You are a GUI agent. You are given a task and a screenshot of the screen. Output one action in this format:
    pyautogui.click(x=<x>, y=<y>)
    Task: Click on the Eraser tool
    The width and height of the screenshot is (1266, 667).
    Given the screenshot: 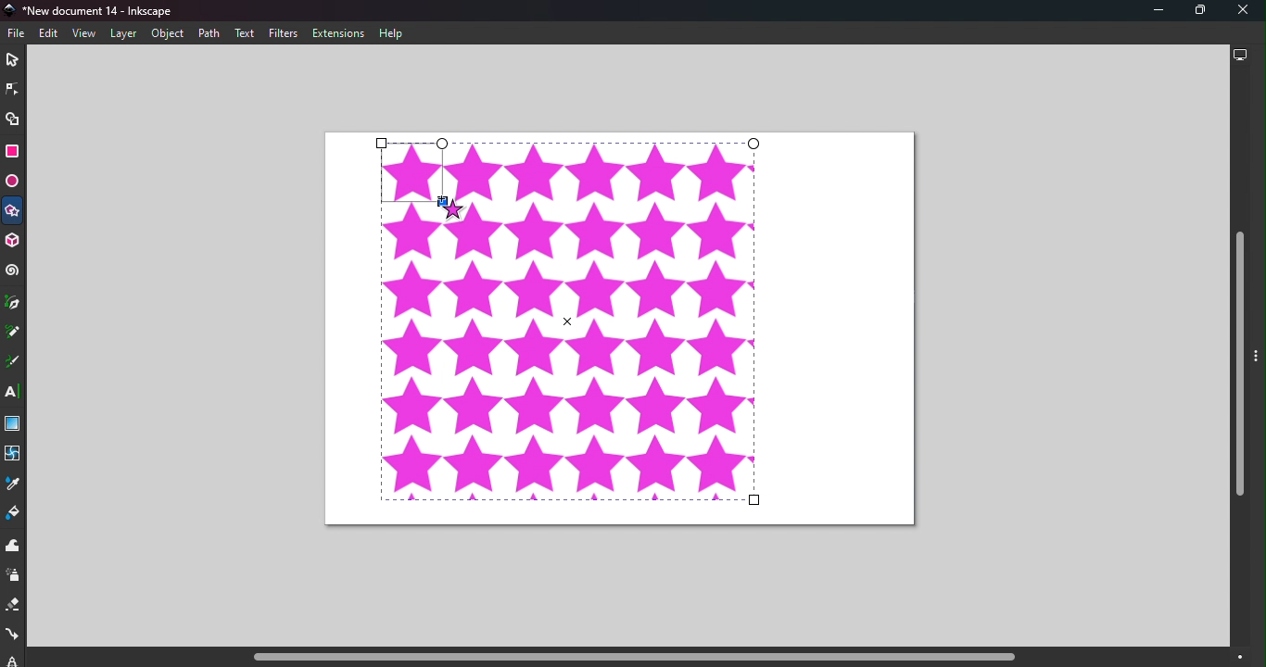 What is the action you would take?
    pyautogui.click(x=12, y=609)
    